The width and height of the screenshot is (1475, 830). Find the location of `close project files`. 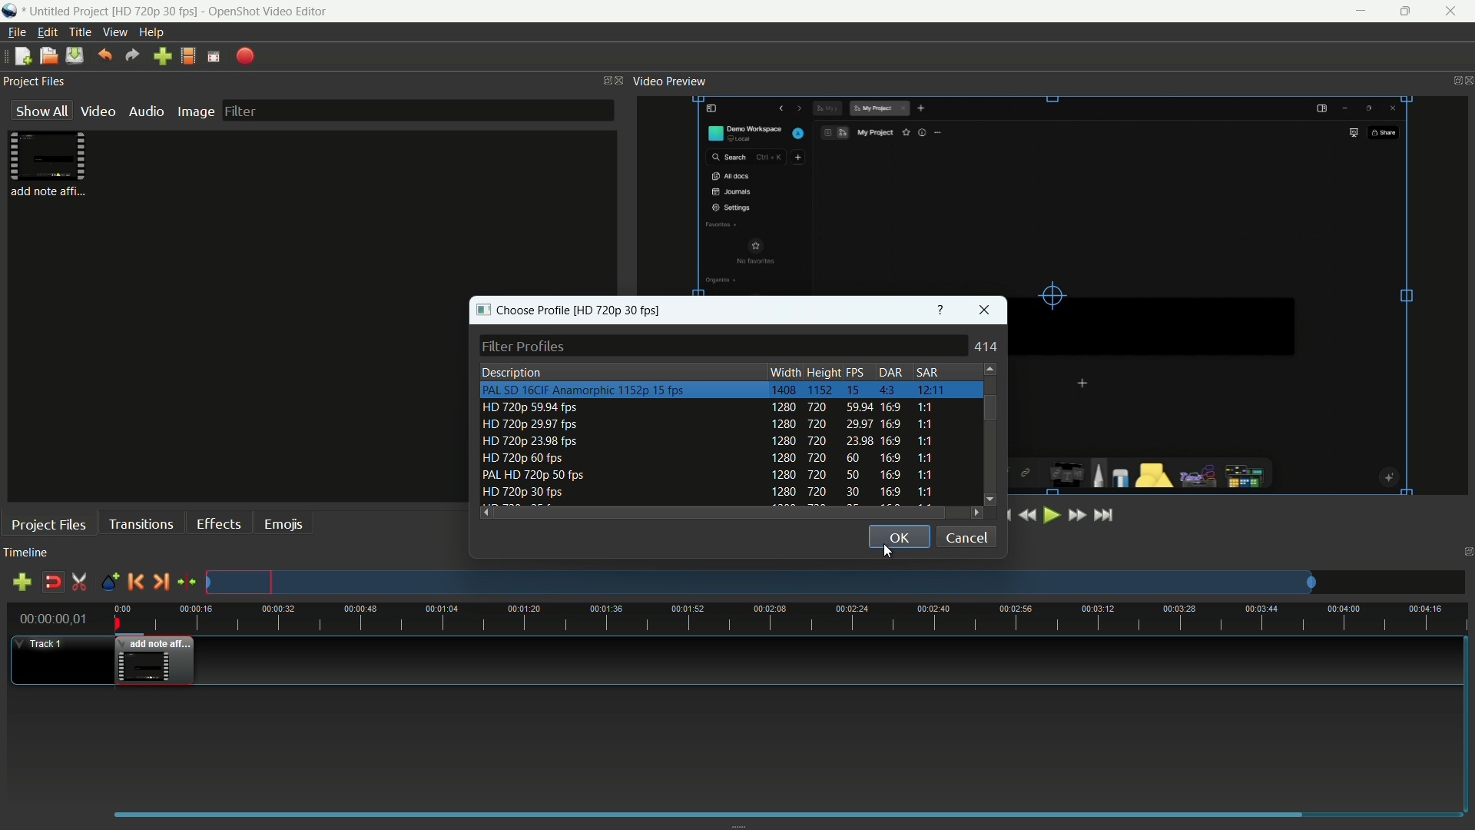

close project files is located at coordinates (621, 79).